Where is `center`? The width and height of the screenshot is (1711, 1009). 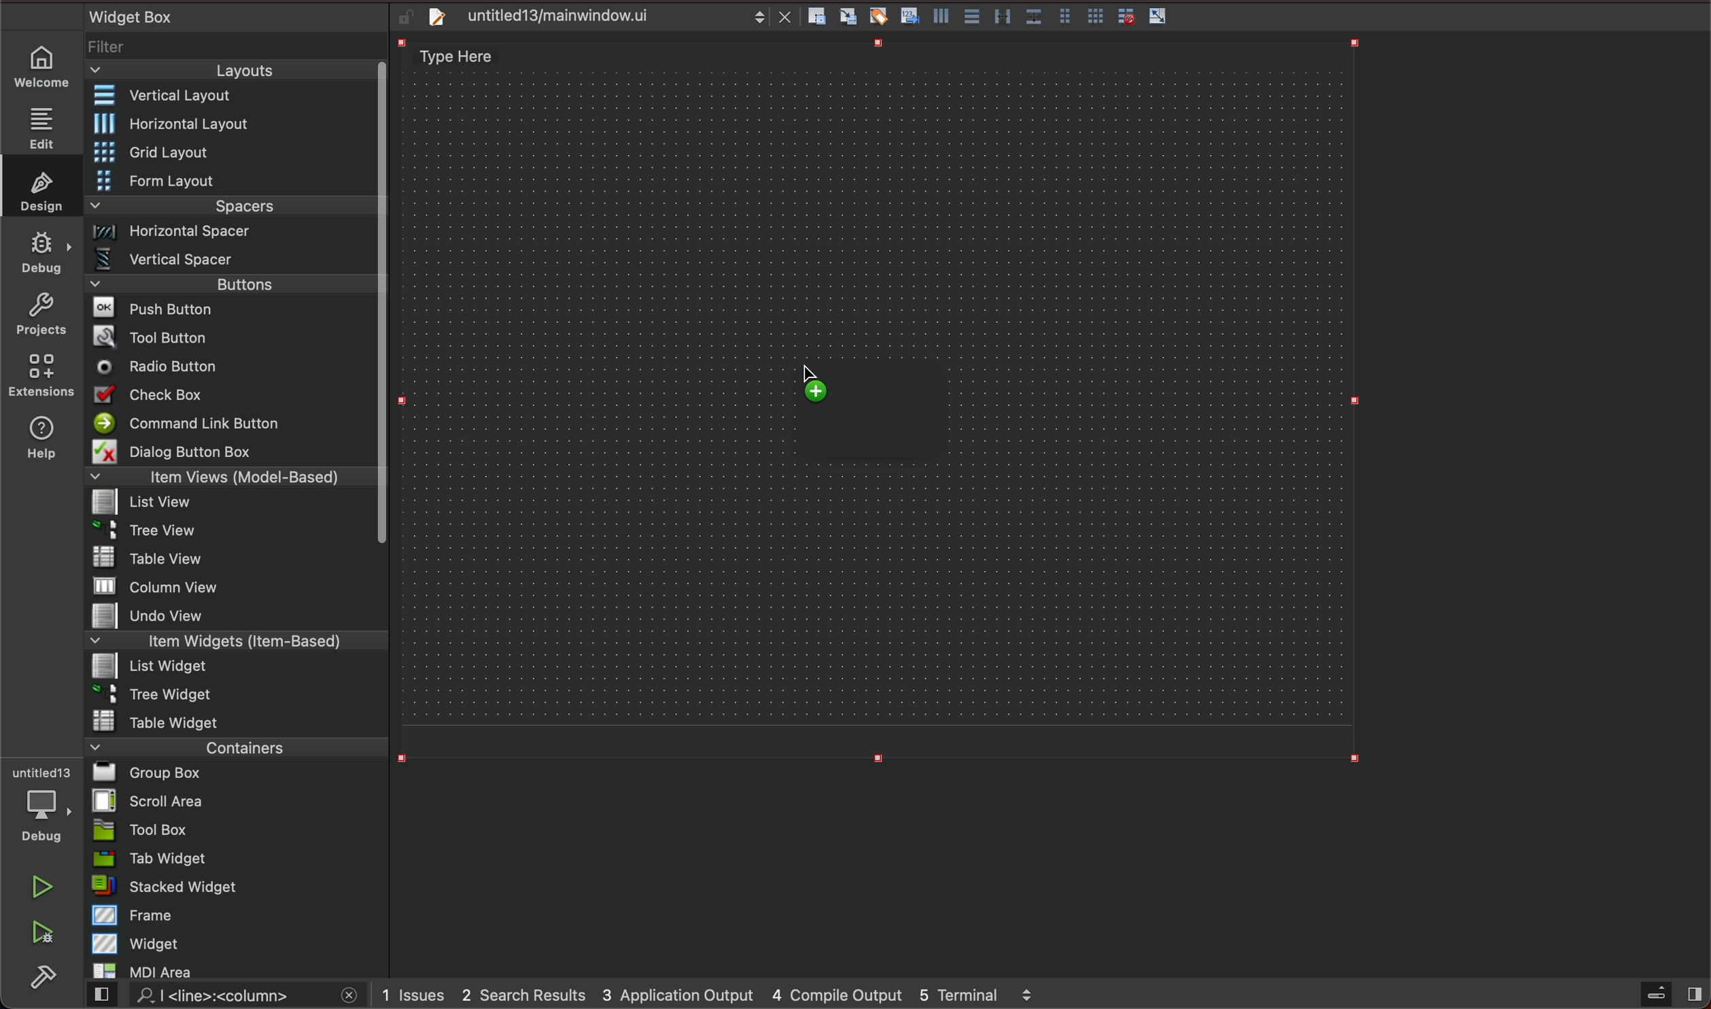
center is located at coordinates (972, 15).